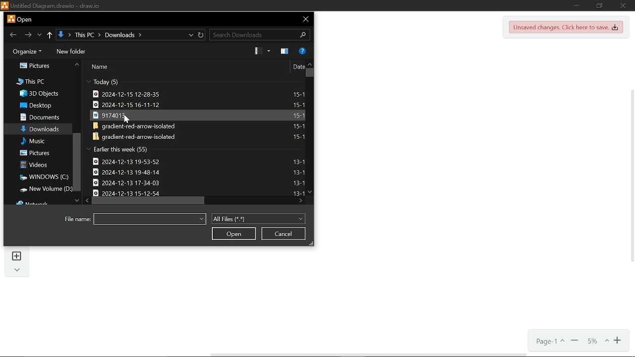 This screenshot has height=357, width=635. What do you see at coordinates (75, 52) in the screenshot?
I see `New folder` at bounding box center [75, 52].